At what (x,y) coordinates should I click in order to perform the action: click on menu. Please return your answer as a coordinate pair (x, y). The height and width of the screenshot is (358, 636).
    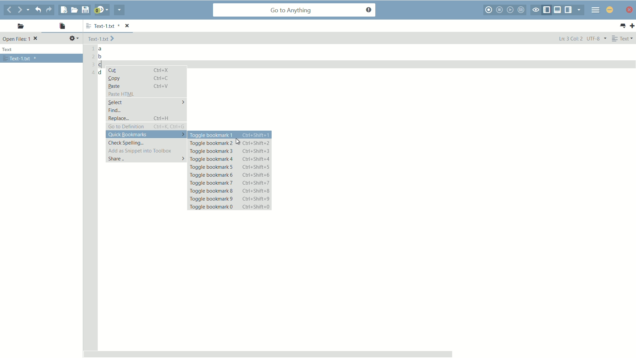
    Looking at the image, I should click on (595, 11).